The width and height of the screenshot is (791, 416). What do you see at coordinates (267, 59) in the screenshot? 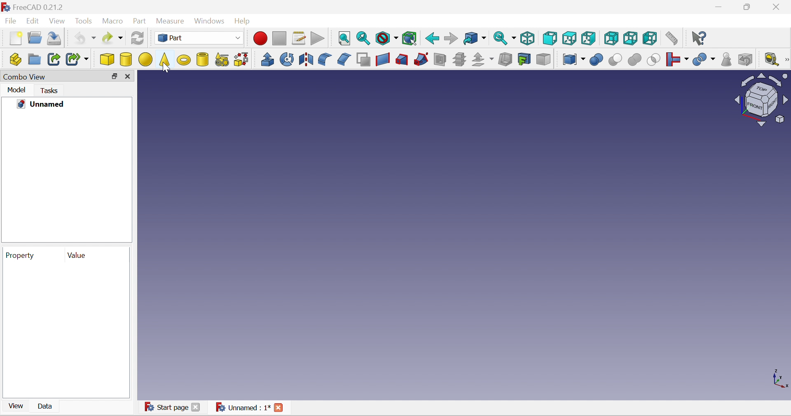
I see `Extrude` at bounding box center [267, 59].